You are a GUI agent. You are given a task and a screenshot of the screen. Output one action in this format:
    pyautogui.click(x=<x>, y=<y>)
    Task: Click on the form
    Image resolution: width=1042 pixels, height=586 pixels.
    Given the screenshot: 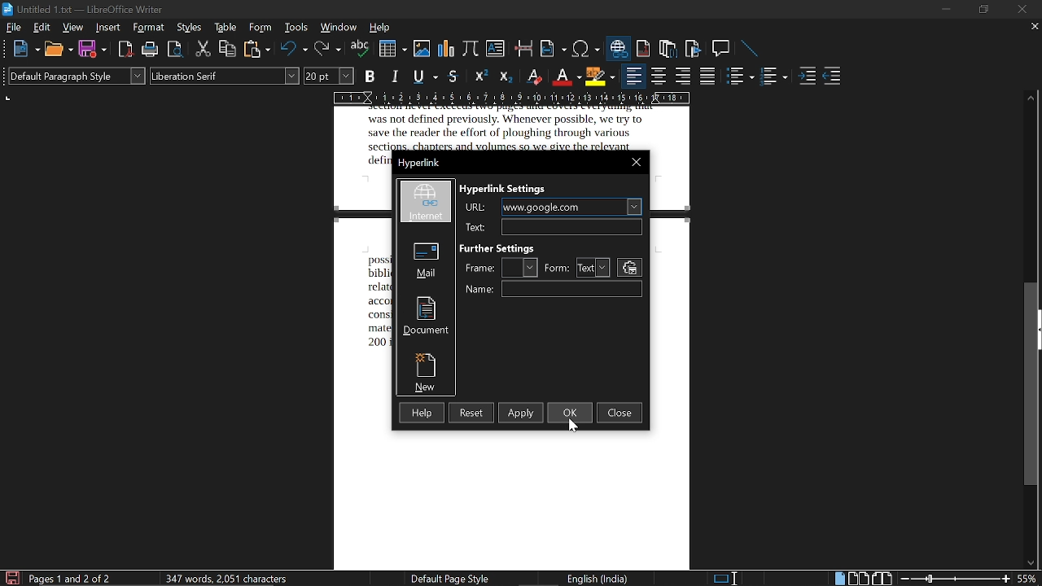 What is the action you would take?
    pyautogui.click(x=558, y=268)
    